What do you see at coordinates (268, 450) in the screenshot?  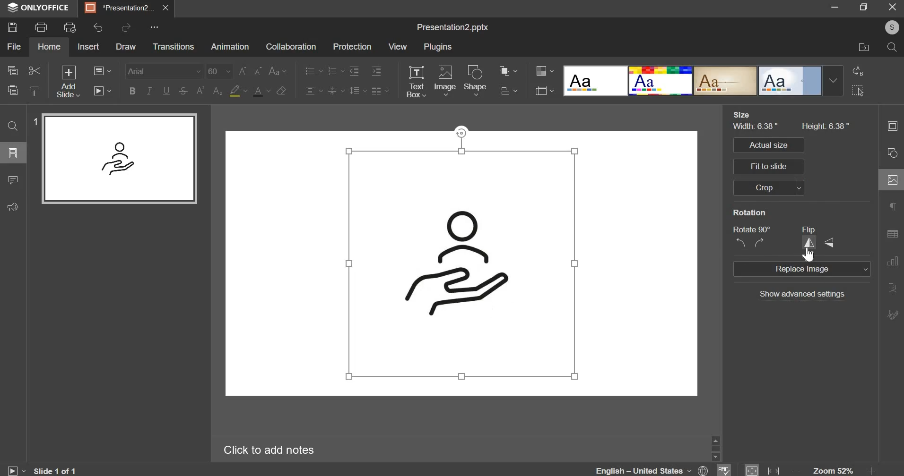 I see `Click to add notes` at bounding box center [268, 450].